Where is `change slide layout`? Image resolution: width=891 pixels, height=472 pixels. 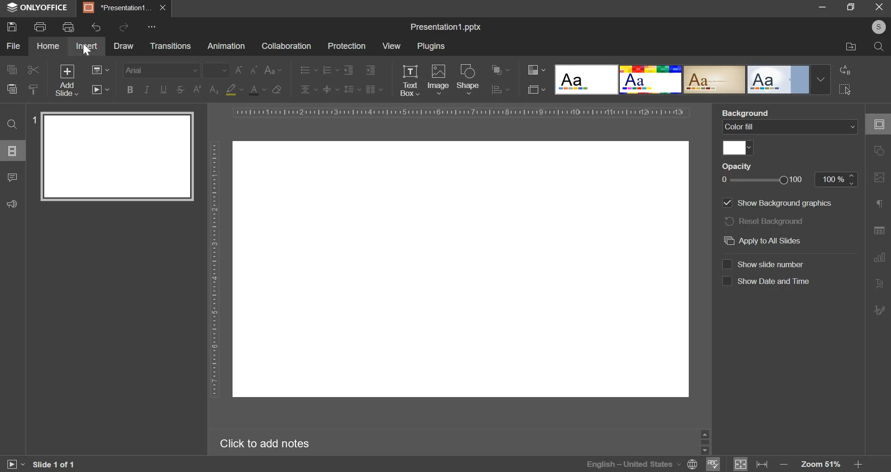 change slide layout is located at coordinates (101, 69).